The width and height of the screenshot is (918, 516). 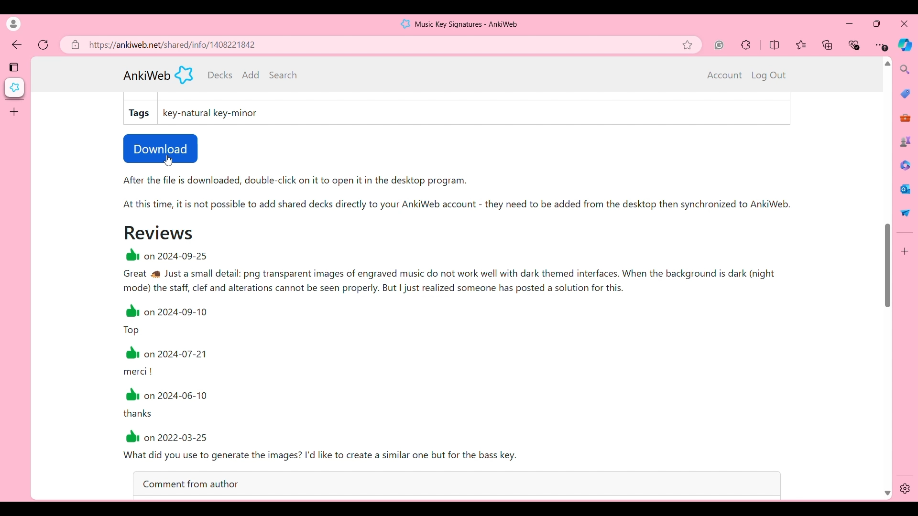 I want to click on Games, so click(x=905, y=141).